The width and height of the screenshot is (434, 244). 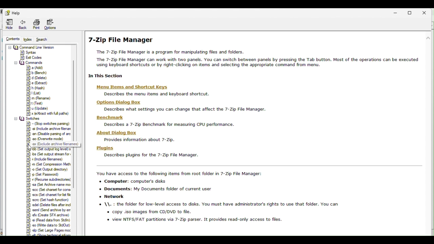 I want to click on §] m (Rename), so click(x=39, y=98).